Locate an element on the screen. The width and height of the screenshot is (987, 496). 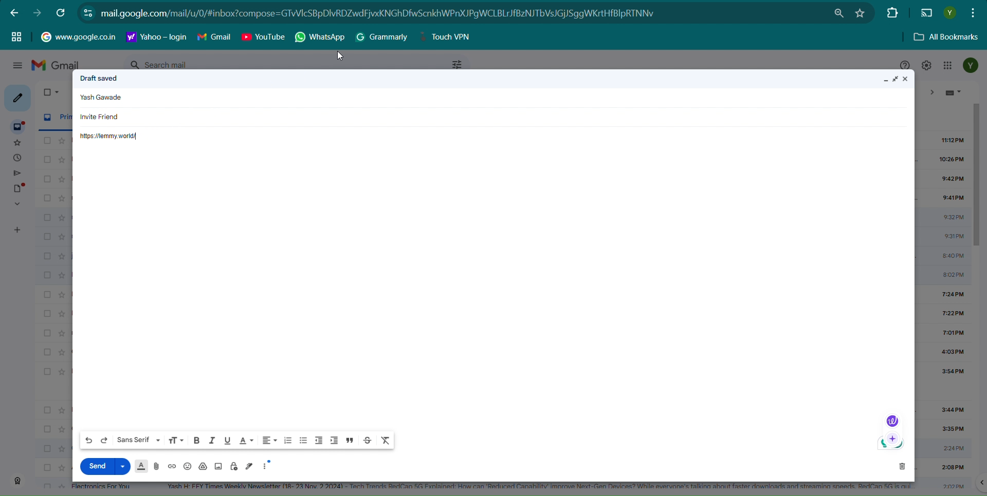
Bookmark this tab is located at coordinates (860, 13).